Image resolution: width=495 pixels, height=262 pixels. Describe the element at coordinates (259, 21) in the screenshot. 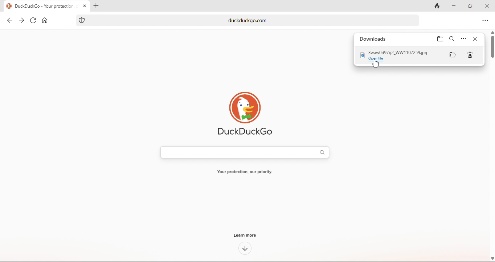

I see `duckduckgo.com` at that location.